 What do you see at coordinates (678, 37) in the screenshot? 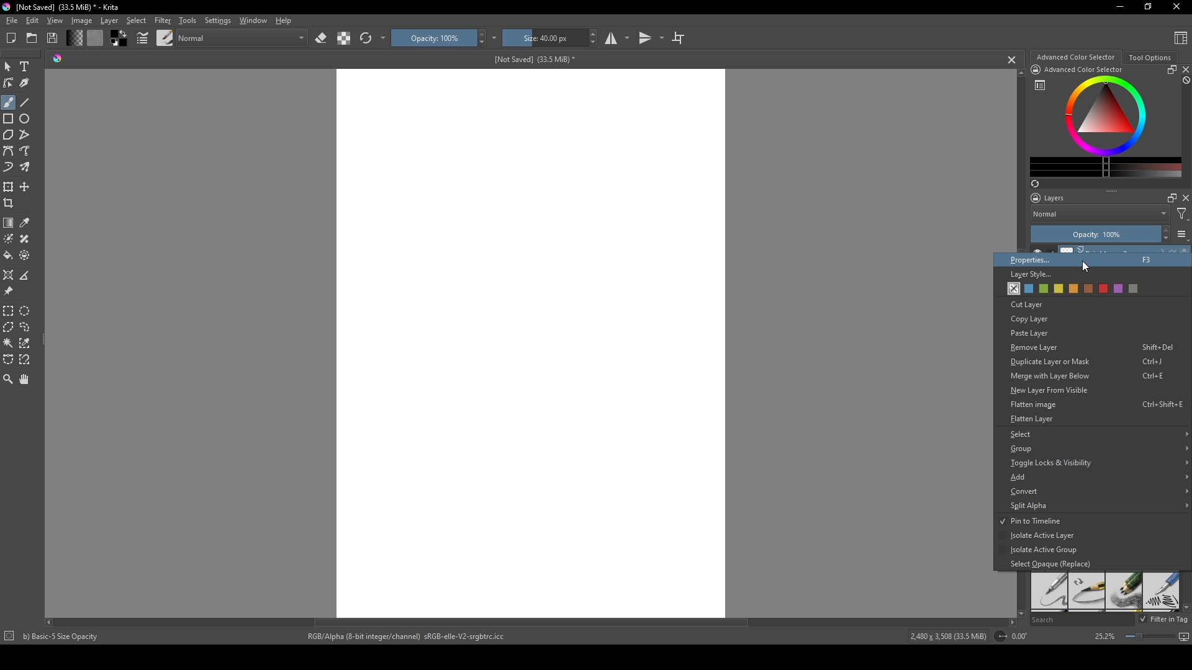
I see `crop` at bounding box center [678, 37].